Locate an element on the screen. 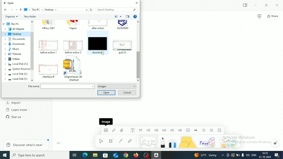 The height and width of the screenshot is (159, 283). Vertical scrollbar is located at coordinates (138, 64).